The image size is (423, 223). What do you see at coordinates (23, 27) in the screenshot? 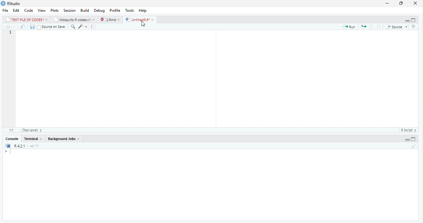
I see `Open in new window` at bounding box center [23, 27].